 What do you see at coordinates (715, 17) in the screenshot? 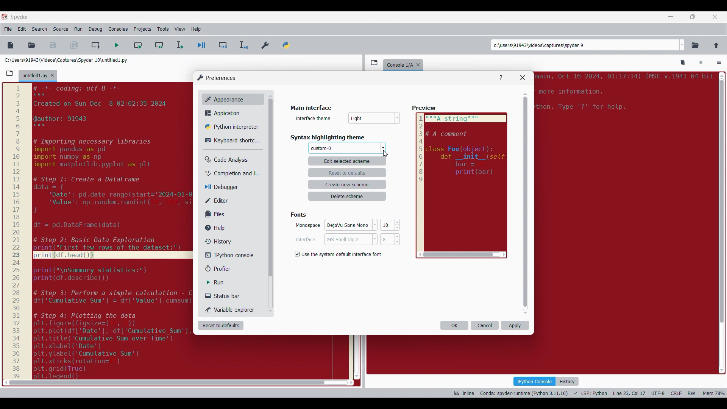
I see `Close tab` at bounding box center [715, 17].